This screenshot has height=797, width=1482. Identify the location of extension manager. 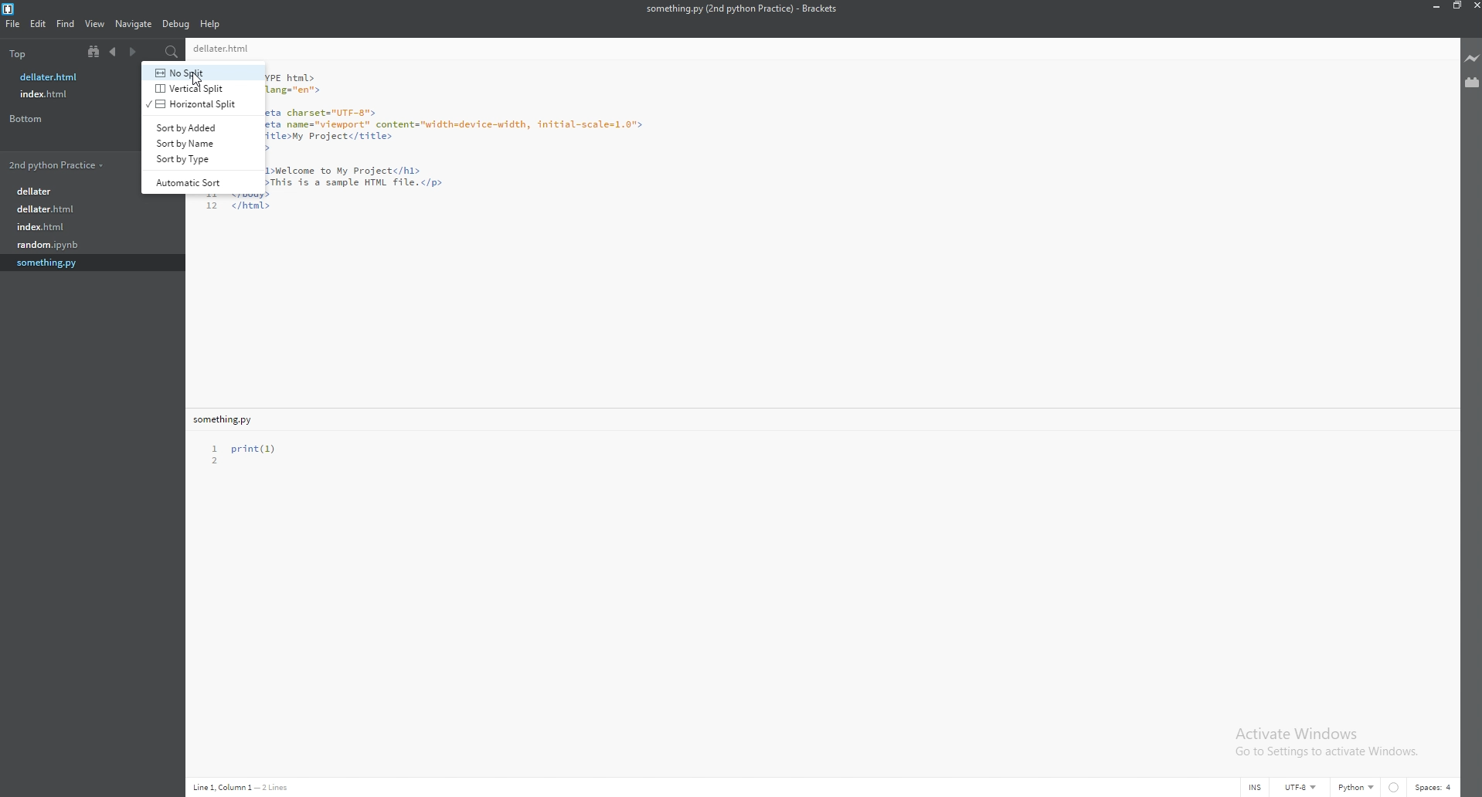
(1471, 83).